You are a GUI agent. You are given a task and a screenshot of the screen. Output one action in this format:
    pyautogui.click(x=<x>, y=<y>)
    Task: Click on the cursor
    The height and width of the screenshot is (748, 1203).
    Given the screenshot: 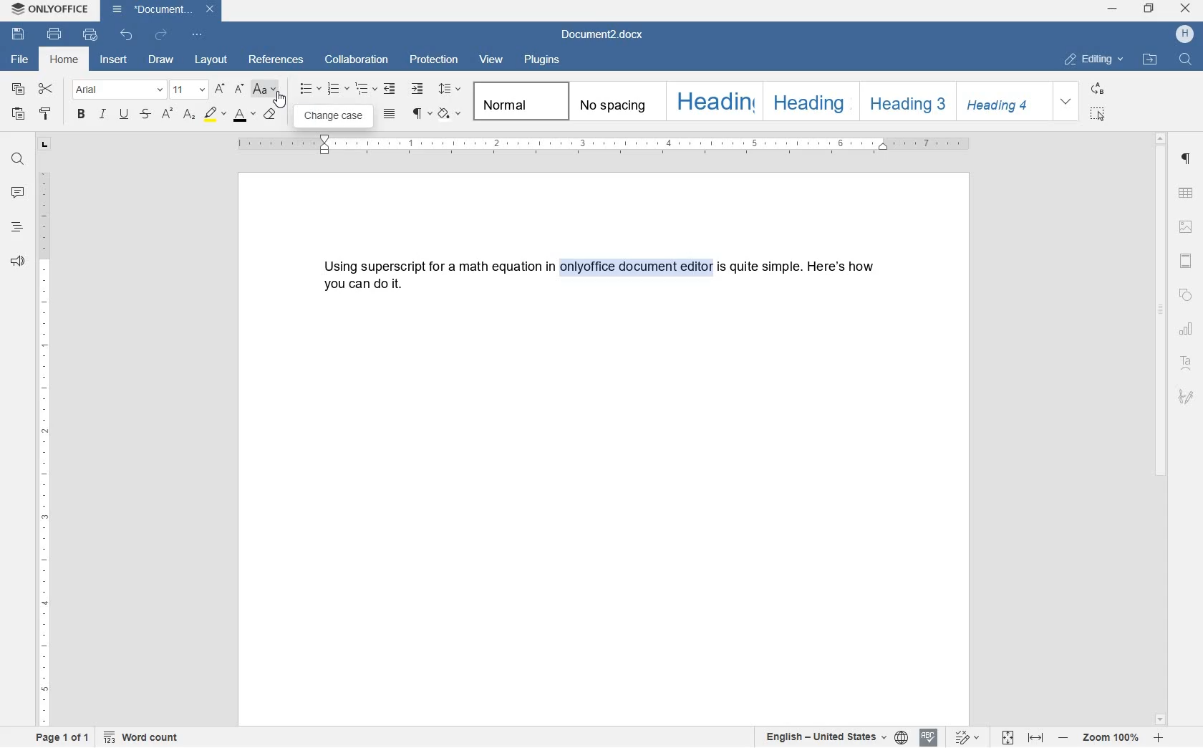 What is the action you would take?
    pyautogui.click(x=279, y=102)
    